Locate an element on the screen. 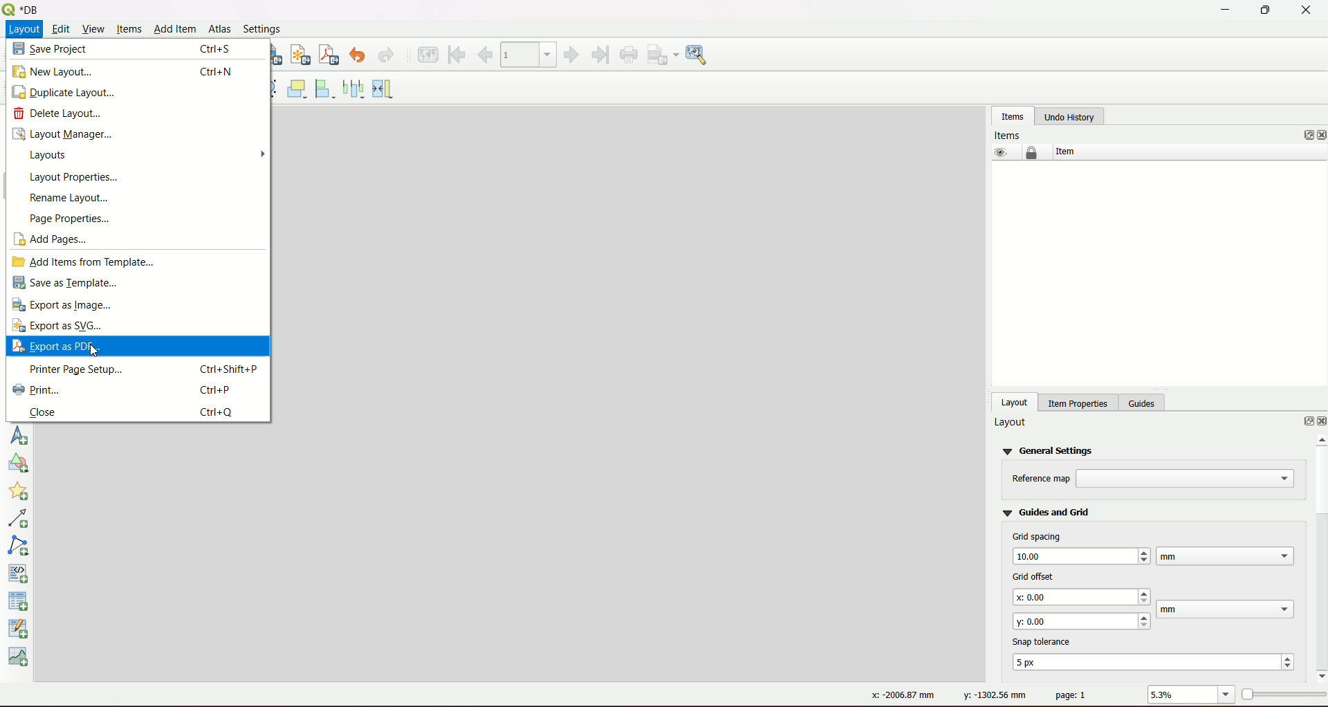 The image size is (1328, 707). Cursor is located at coordinates (93, 351).